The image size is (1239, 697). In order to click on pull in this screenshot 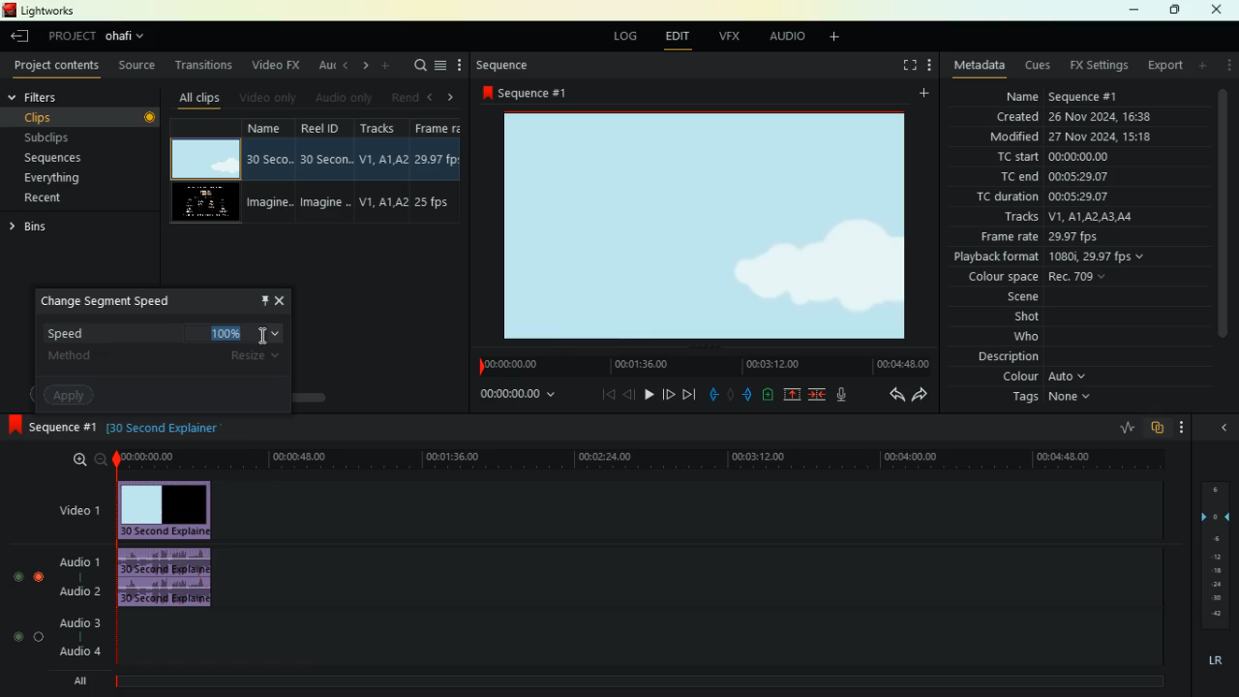, I will do `click(710, 395)`.